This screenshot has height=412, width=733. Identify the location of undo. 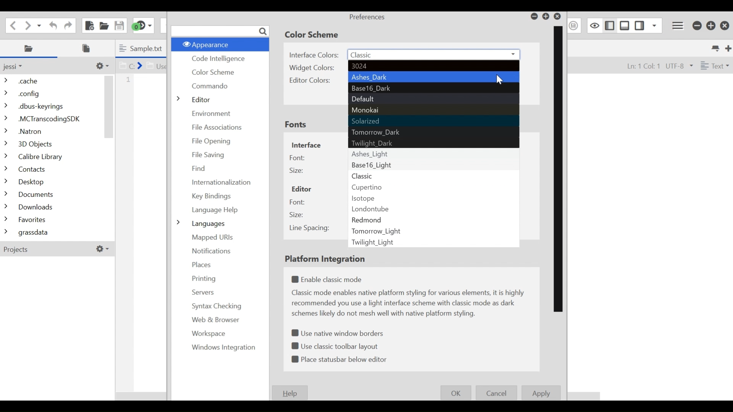
(52, 25).